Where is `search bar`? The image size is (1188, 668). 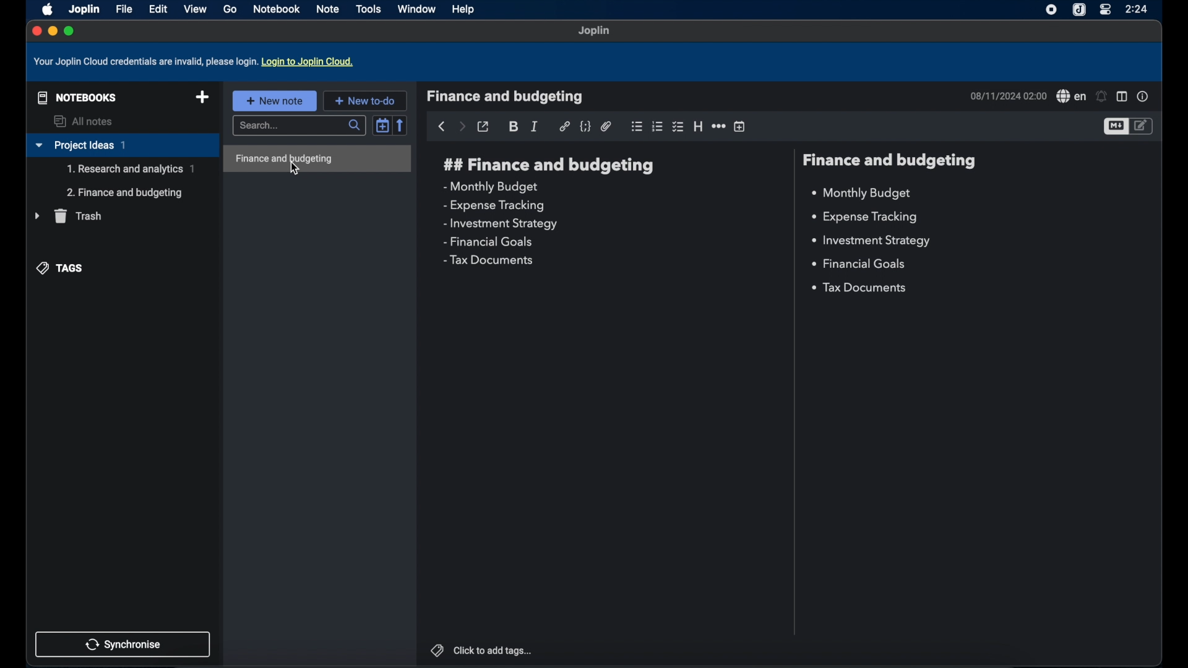 search bar is located at coordinates (301, 126).